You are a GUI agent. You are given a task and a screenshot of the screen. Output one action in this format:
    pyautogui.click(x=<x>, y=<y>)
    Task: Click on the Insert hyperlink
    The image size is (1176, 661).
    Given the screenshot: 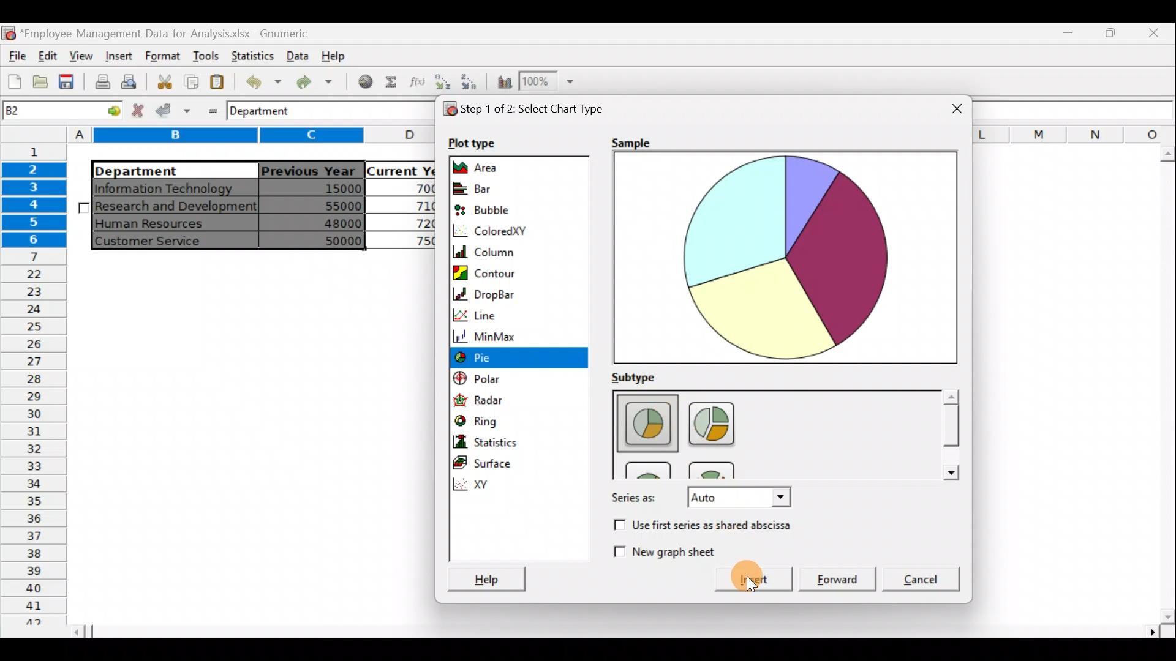 What is the action you would take?
    pyautogui.click(x=366, y=82)
    